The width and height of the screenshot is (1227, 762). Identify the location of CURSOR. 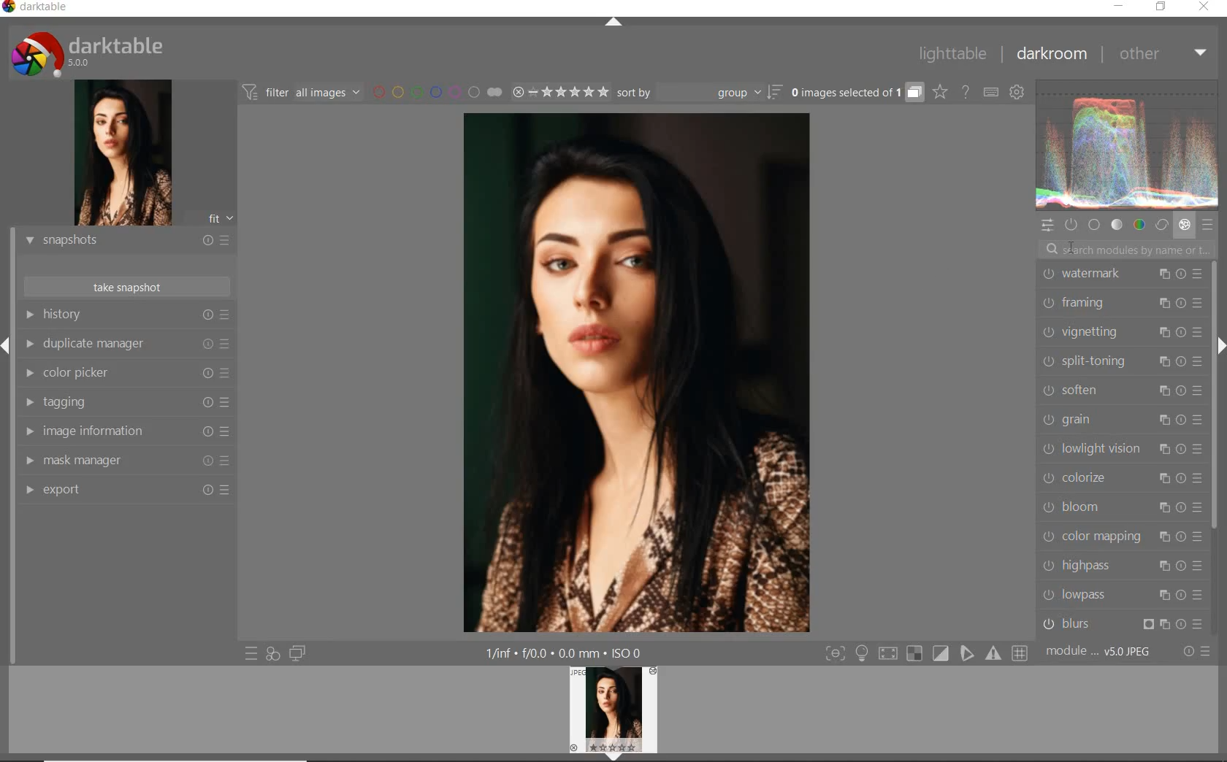
(1076, 250).